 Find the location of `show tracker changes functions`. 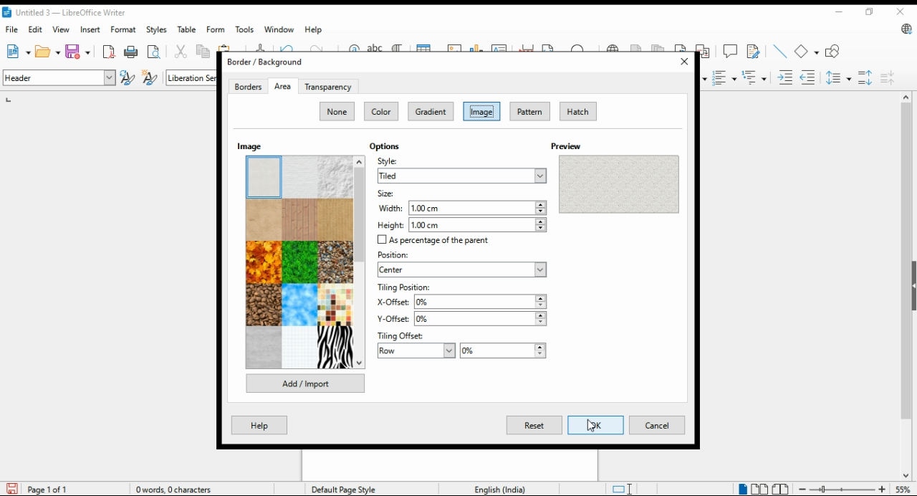

show tracker changes functions is located at coordinates (755, 50).